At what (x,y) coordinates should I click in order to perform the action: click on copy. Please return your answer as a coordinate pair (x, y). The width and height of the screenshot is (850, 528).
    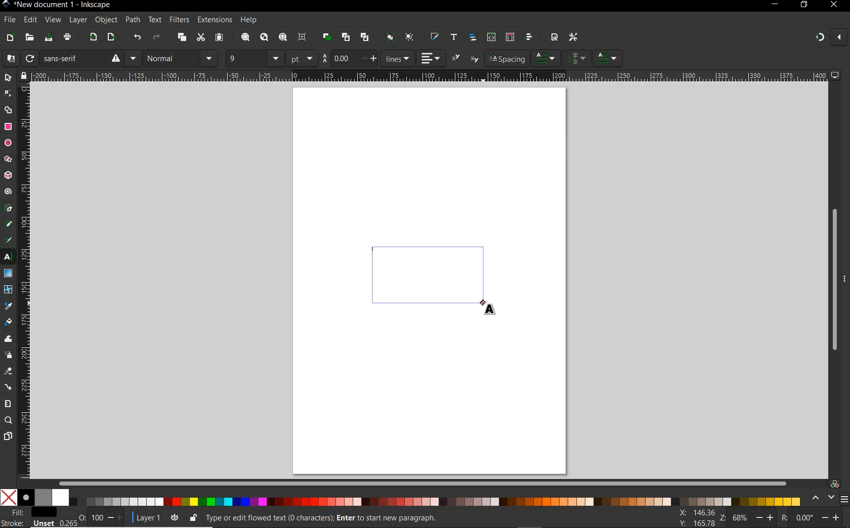
    Looking at the image, I should click on (182, 38).